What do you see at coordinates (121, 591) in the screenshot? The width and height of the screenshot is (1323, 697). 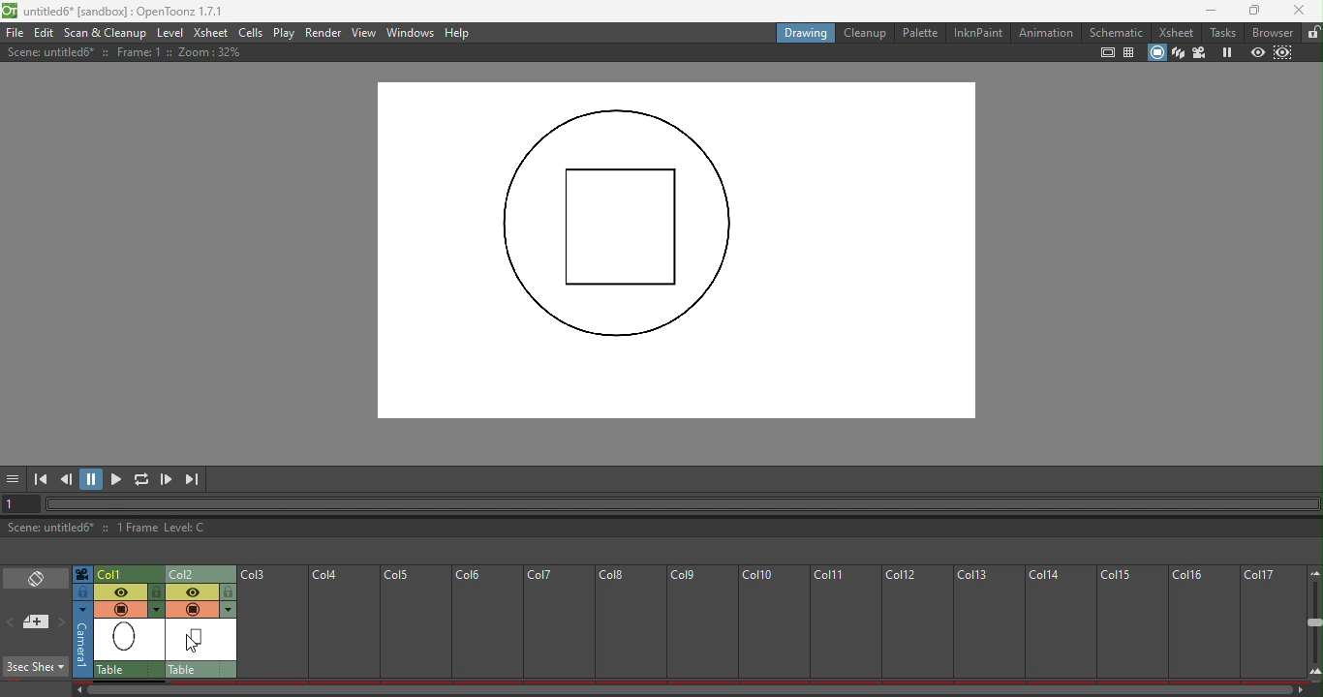 I see `Preview visibility toggle` at bounding box center [121, 591].